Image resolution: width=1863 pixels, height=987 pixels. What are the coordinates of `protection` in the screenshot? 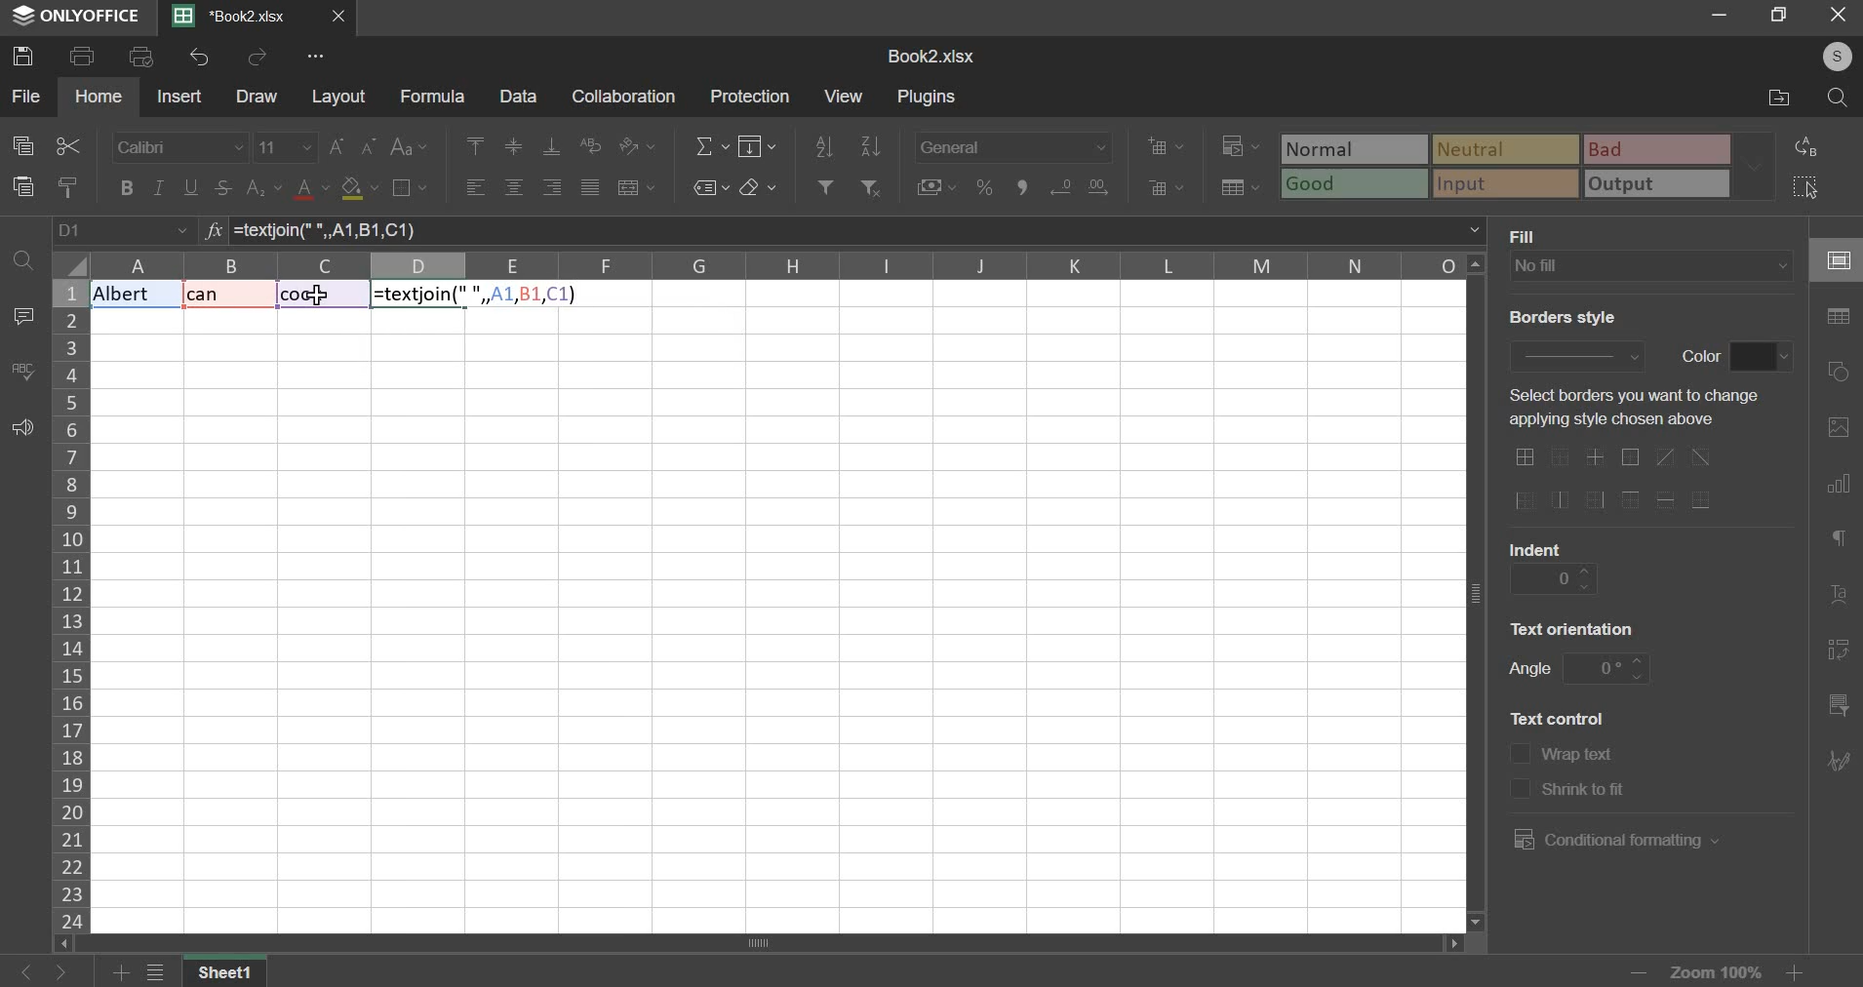 It's located at (754, 96).